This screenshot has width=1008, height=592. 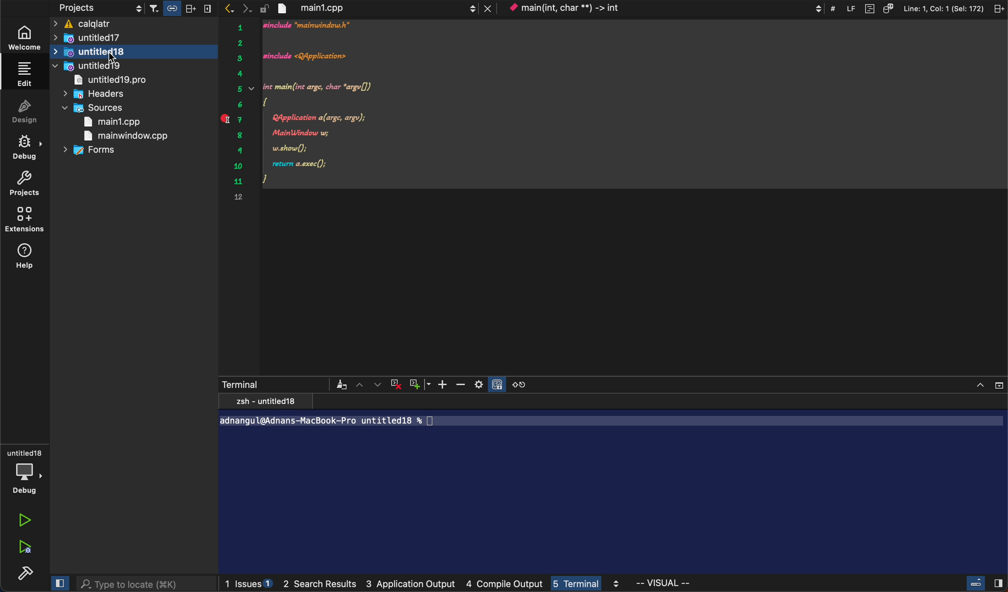 What do you see at coordinates (24, 183) in the screenshot?
I see `project` at bounding box center [24, 183].